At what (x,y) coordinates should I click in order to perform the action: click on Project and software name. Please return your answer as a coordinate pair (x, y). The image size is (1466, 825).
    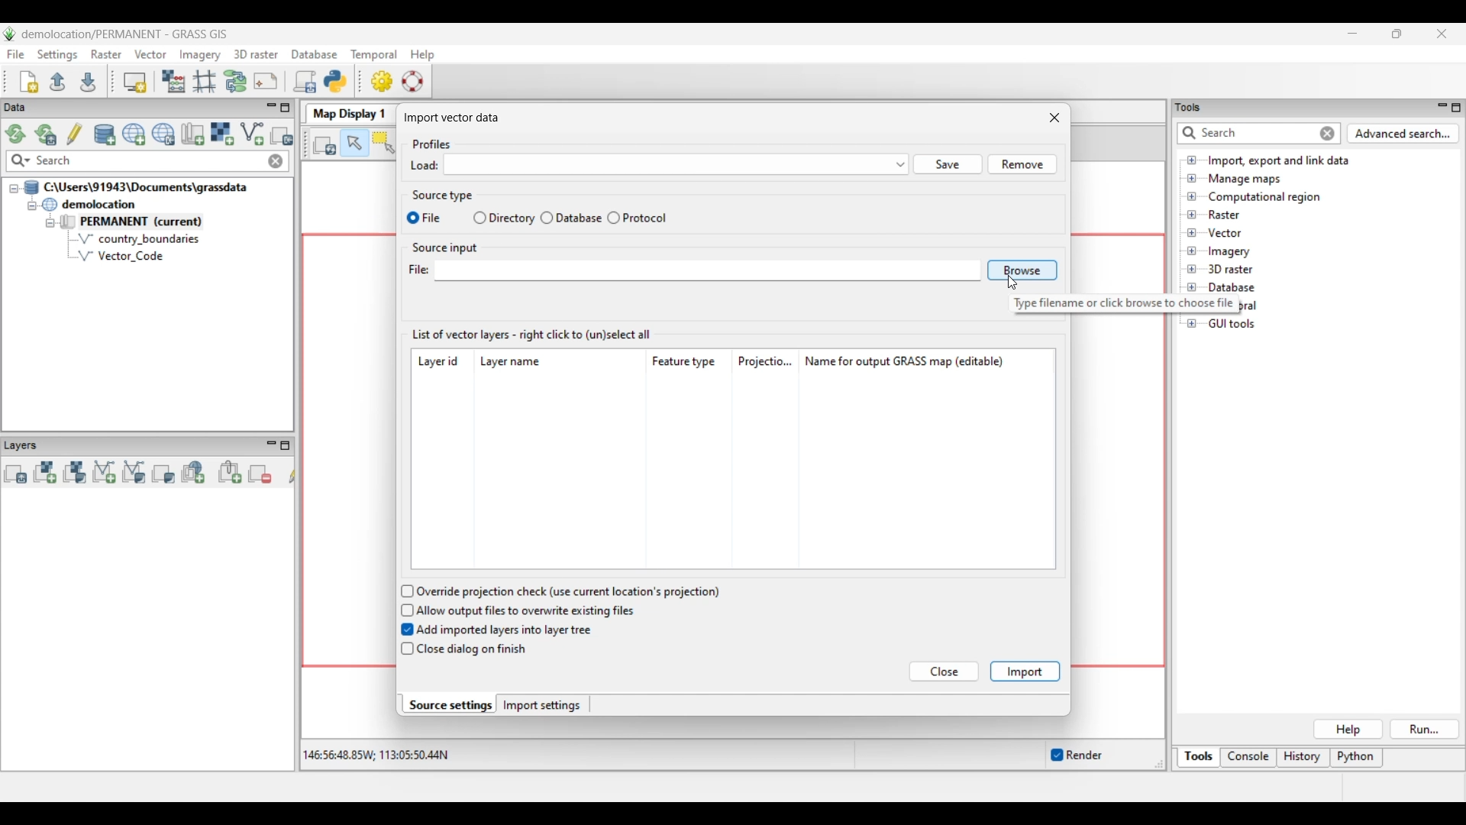
    Looking at the image, I should click on (125, 34).